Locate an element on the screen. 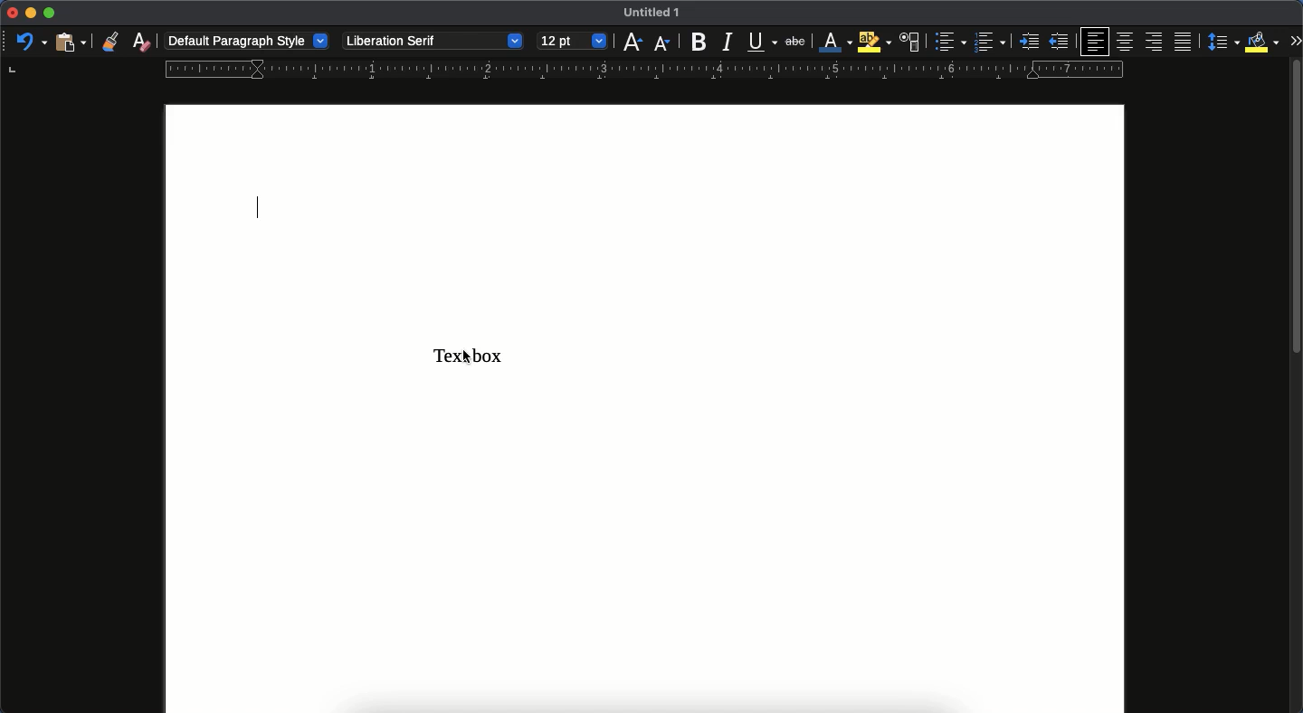  expand is located at coordinates (1295, 40).